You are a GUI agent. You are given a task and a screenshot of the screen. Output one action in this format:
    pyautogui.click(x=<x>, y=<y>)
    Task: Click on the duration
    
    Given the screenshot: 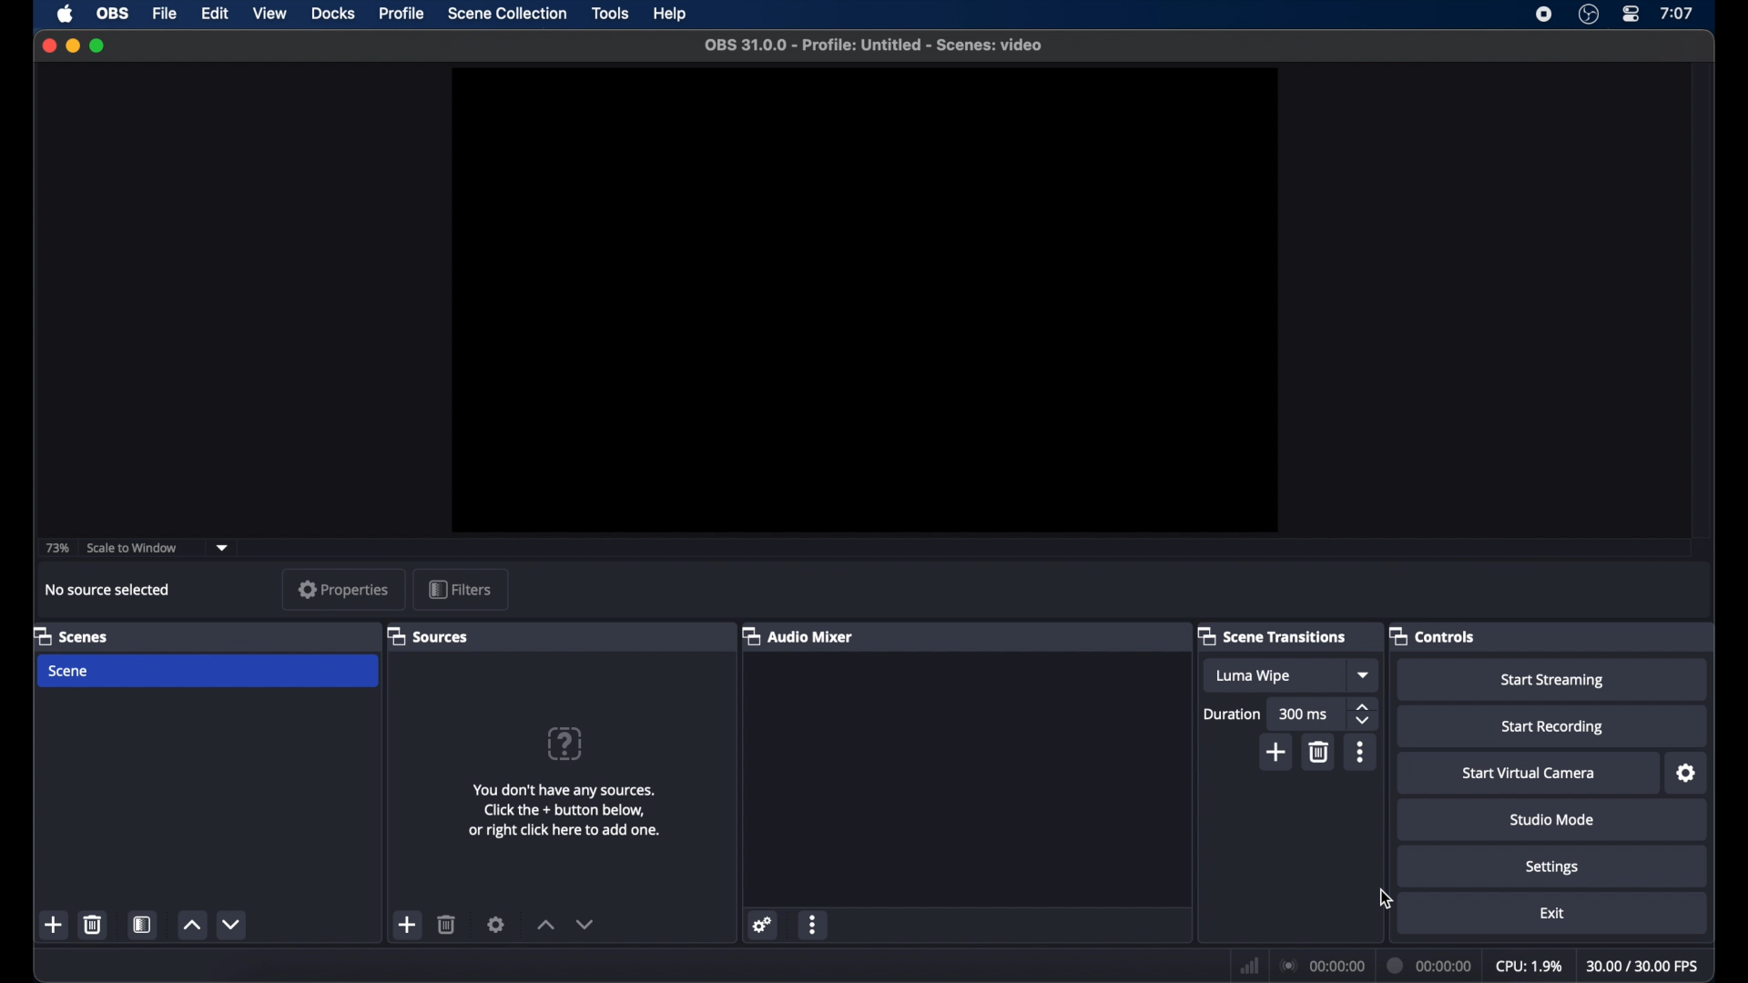 What is the action you would take?
    pyautogui.click(x=1231, y=714)
    